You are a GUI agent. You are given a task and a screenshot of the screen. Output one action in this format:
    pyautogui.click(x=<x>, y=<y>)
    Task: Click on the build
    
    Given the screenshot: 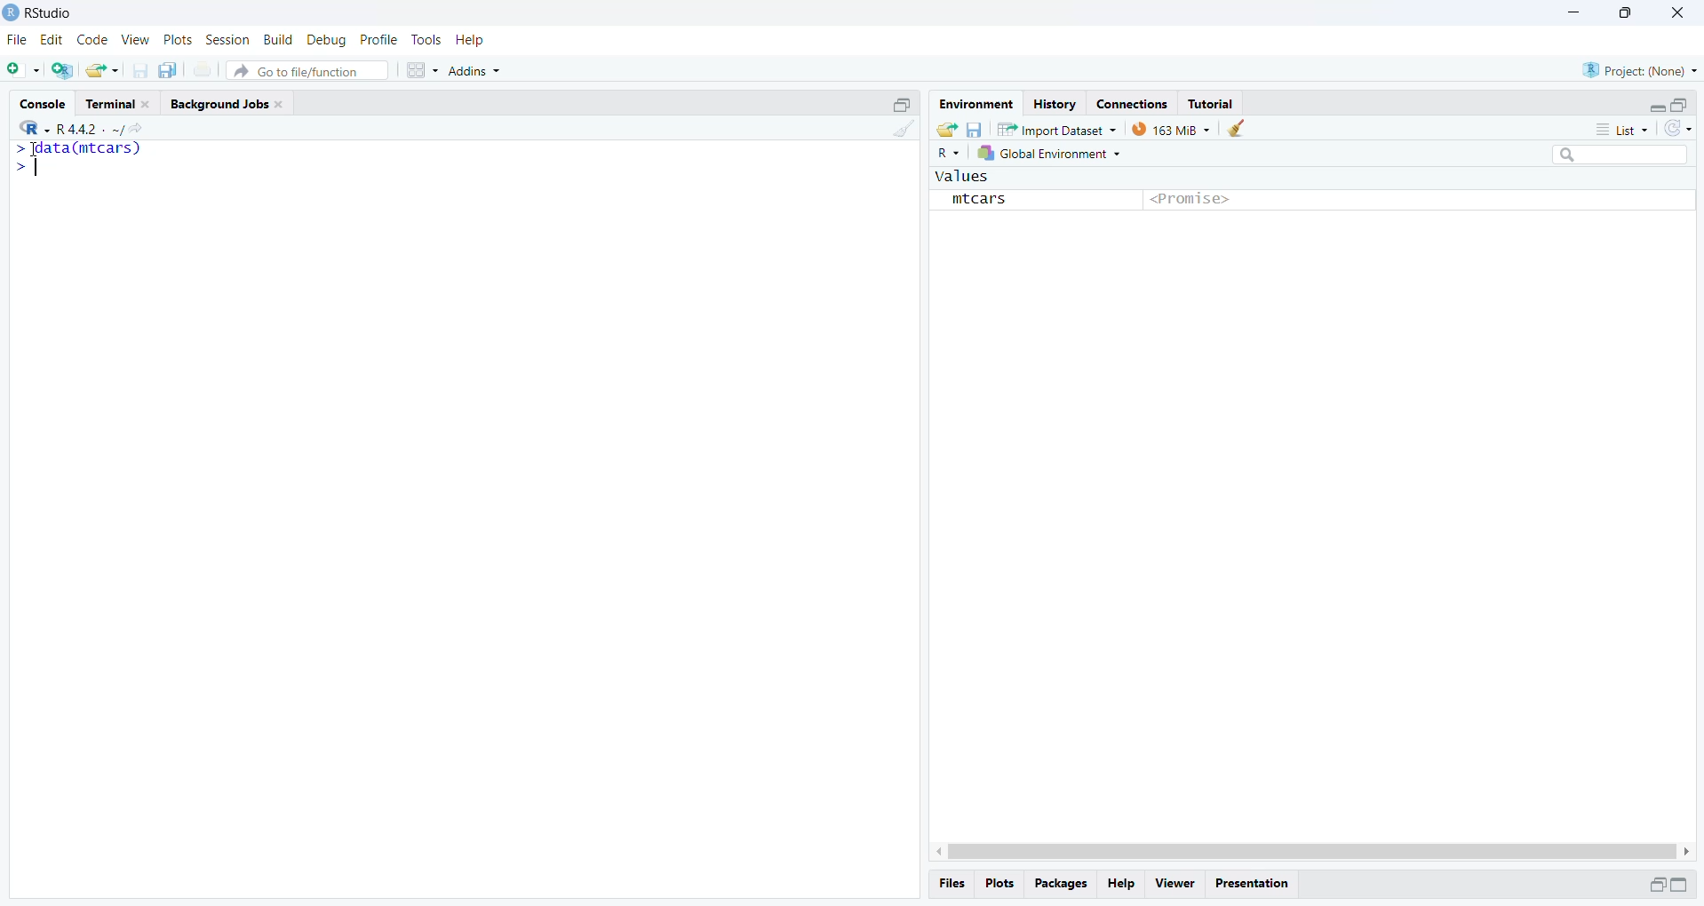 What is the action you would take?
    pyautogui.click(x=278, y=39)
    